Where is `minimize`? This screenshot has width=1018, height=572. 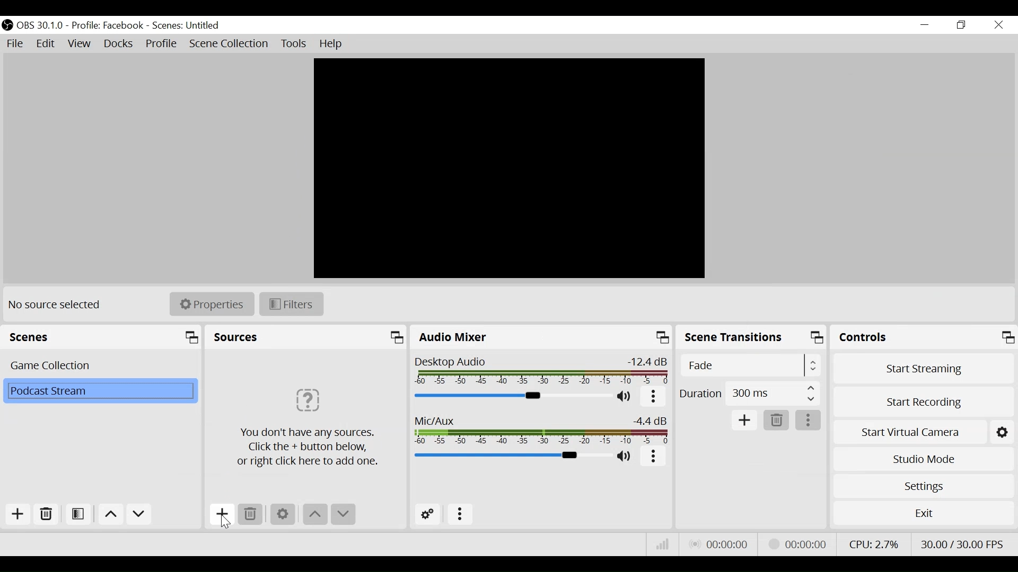
minimize is located at coordinates (924, 25).